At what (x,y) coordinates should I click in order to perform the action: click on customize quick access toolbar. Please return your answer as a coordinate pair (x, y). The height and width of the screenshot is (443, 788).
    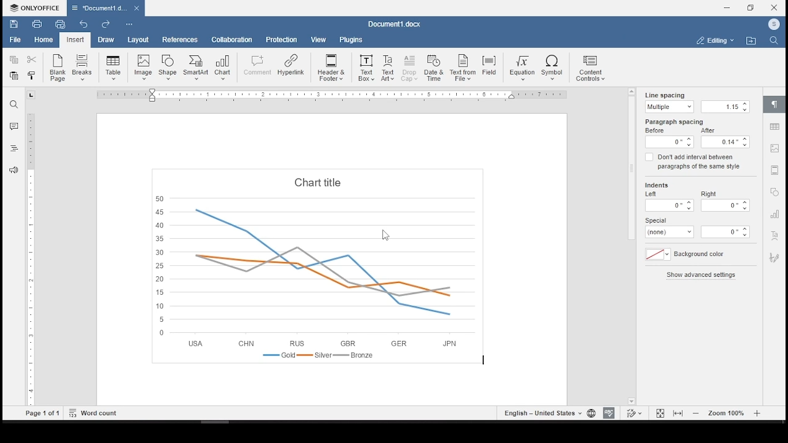
    Looking at the image, I should click on (130, 25).